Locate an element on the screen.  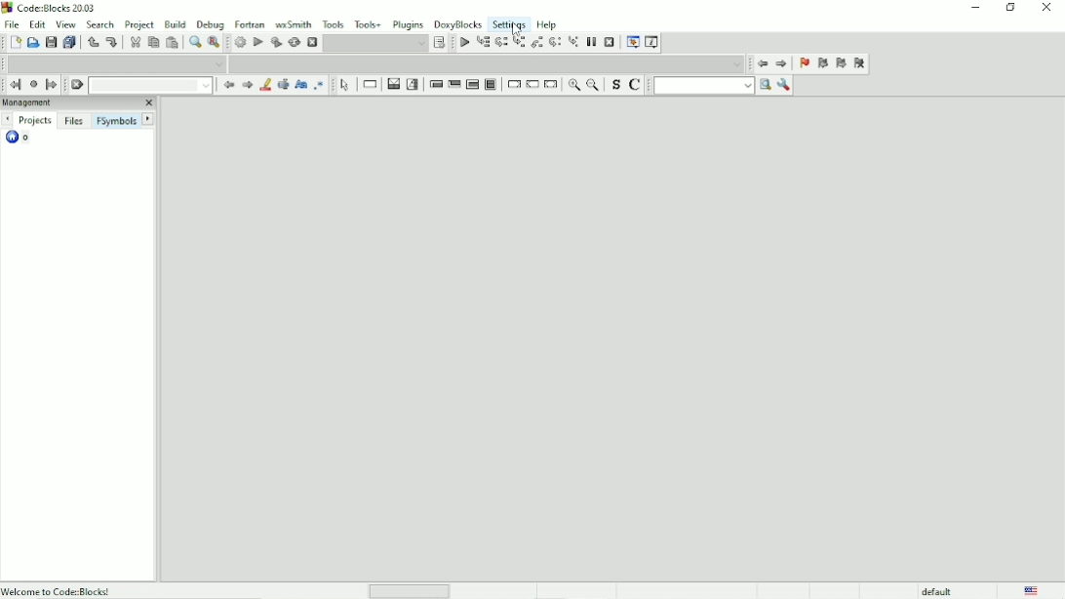
Open is located at coordinates (32, 42).